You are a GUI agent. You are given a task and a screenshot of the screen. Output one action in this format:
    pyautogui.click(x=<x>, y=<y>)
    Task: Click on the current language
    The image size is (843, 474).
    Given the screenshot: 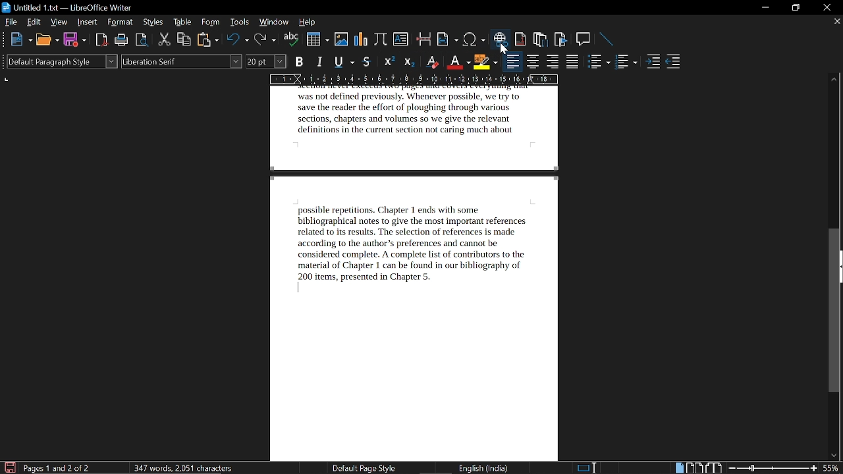 What is the action you would take?
    pyautogui.click(x=482, y=468)
    